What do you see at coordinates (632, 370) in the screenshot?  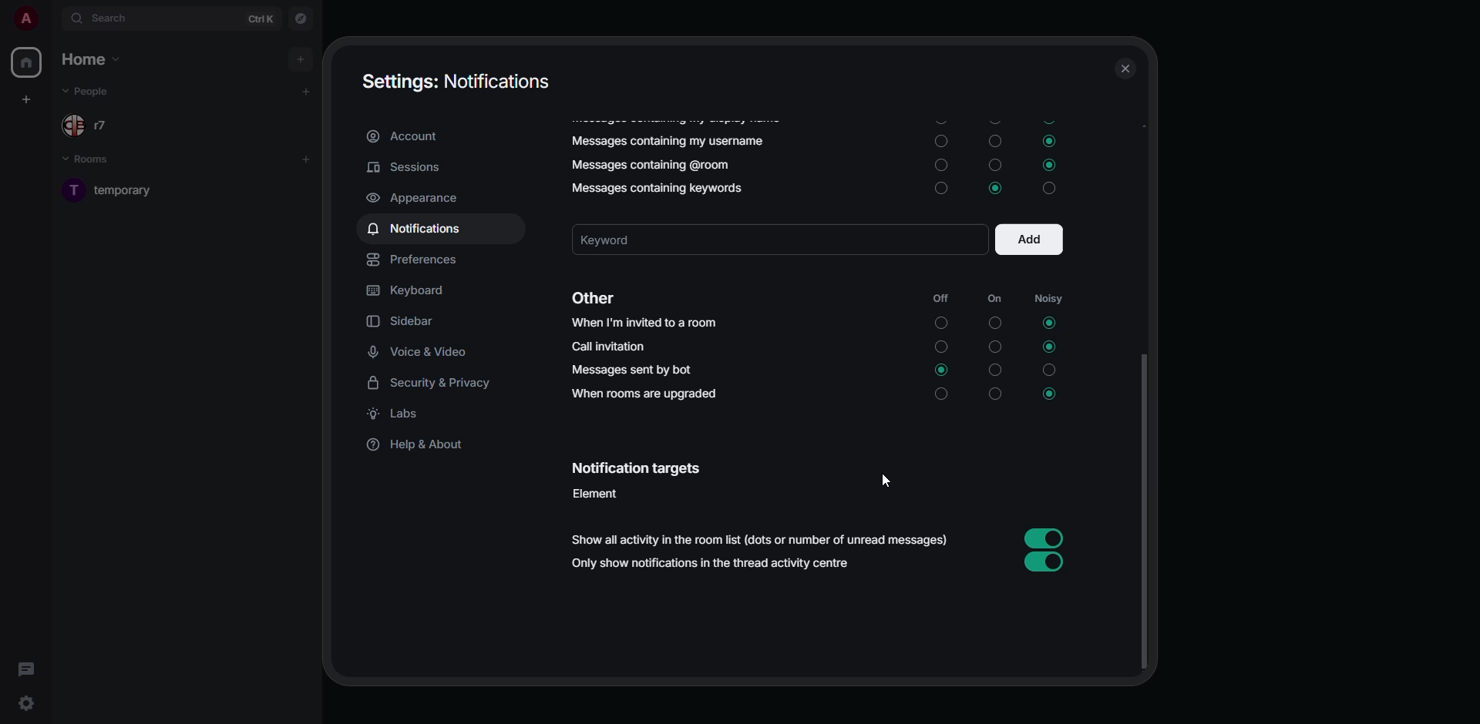 I see `messages sent by bot` at bounding box center [632, 370].